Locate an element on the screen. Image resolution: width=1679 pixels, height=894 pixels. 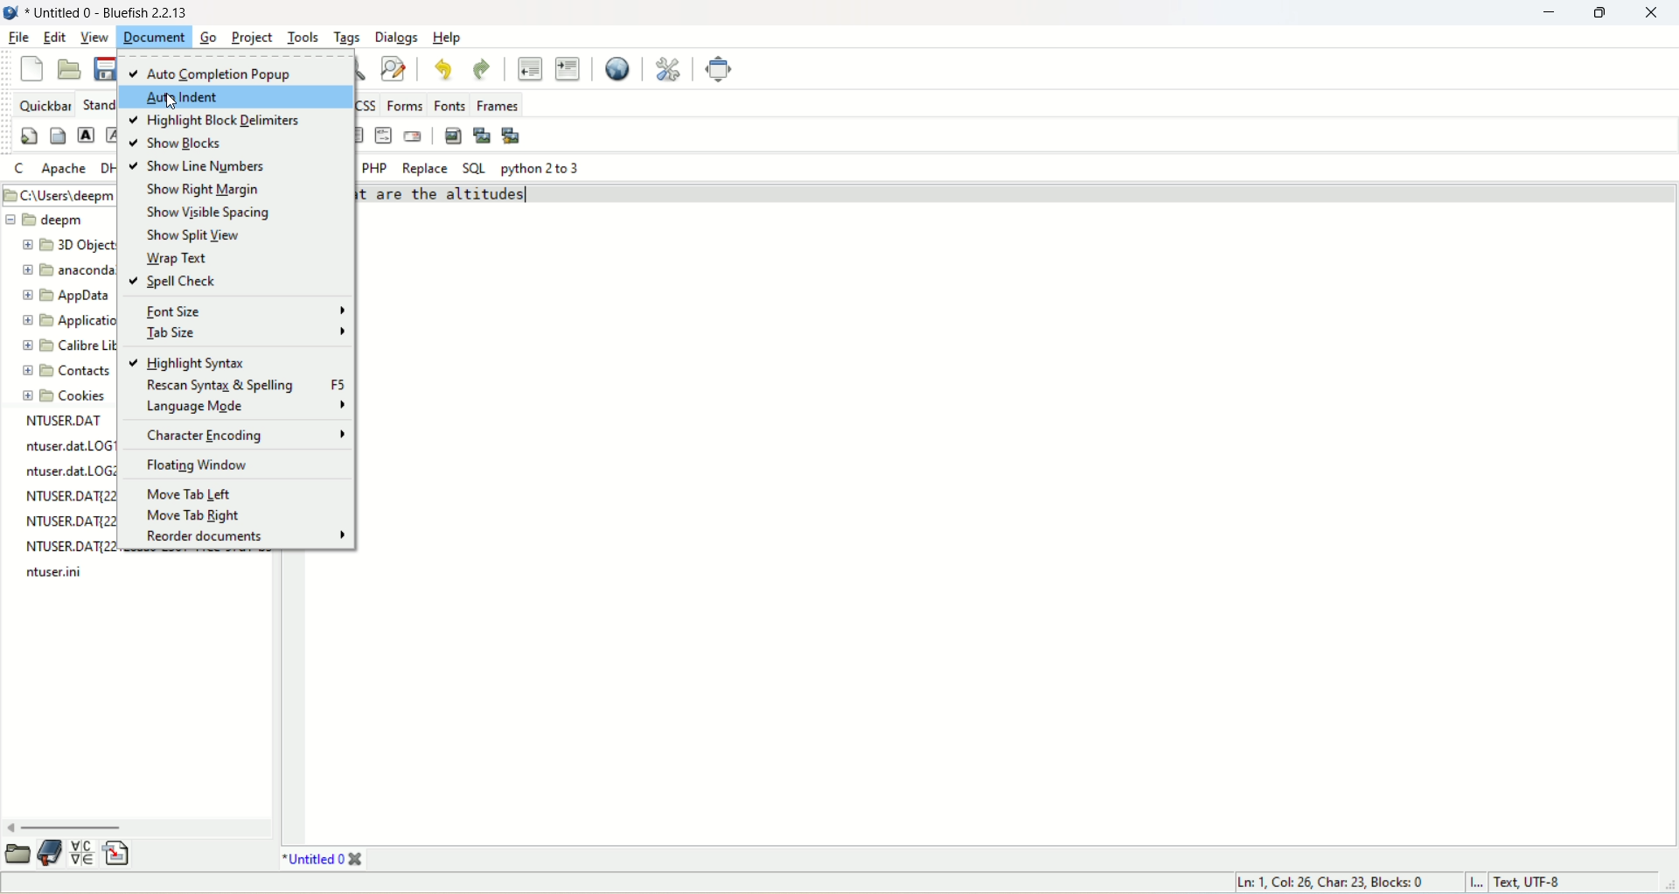
go is located at coordinates (212, 39).